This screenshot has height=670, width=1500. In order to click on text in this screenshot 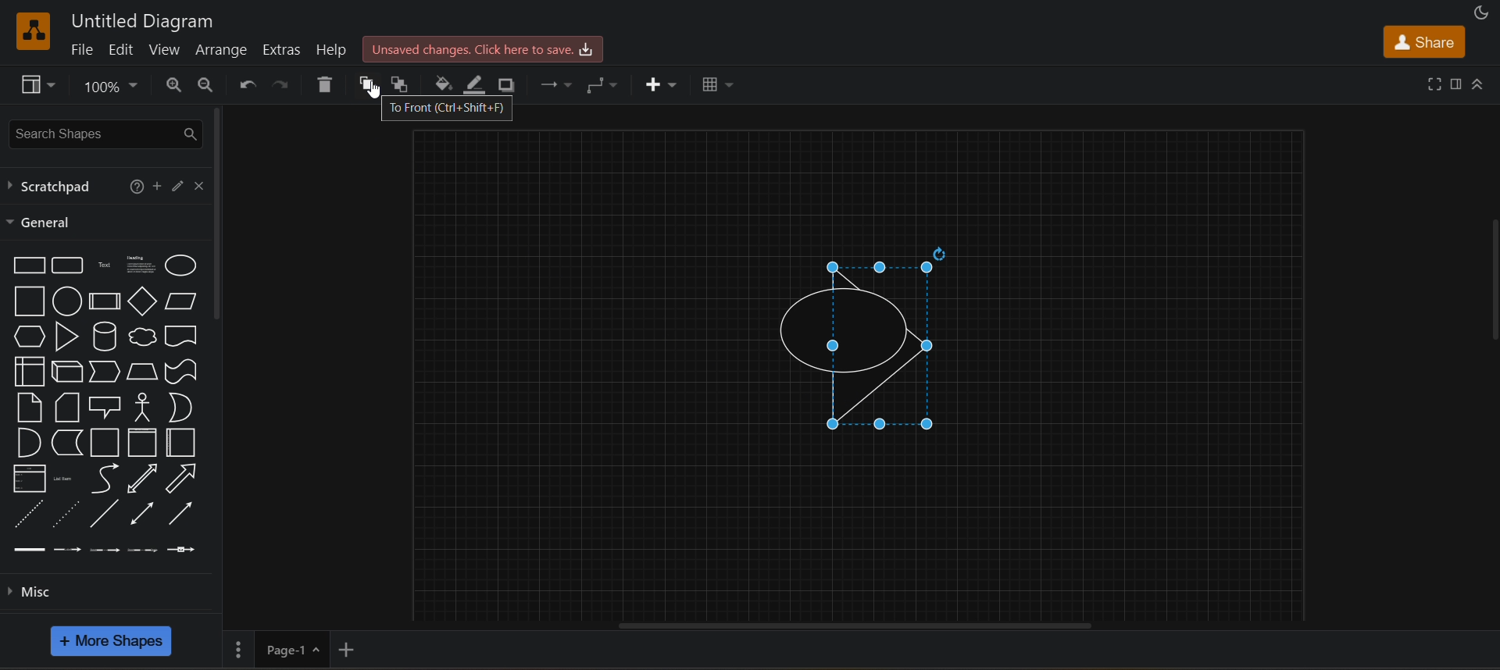, I will do `click(103, 266)`.